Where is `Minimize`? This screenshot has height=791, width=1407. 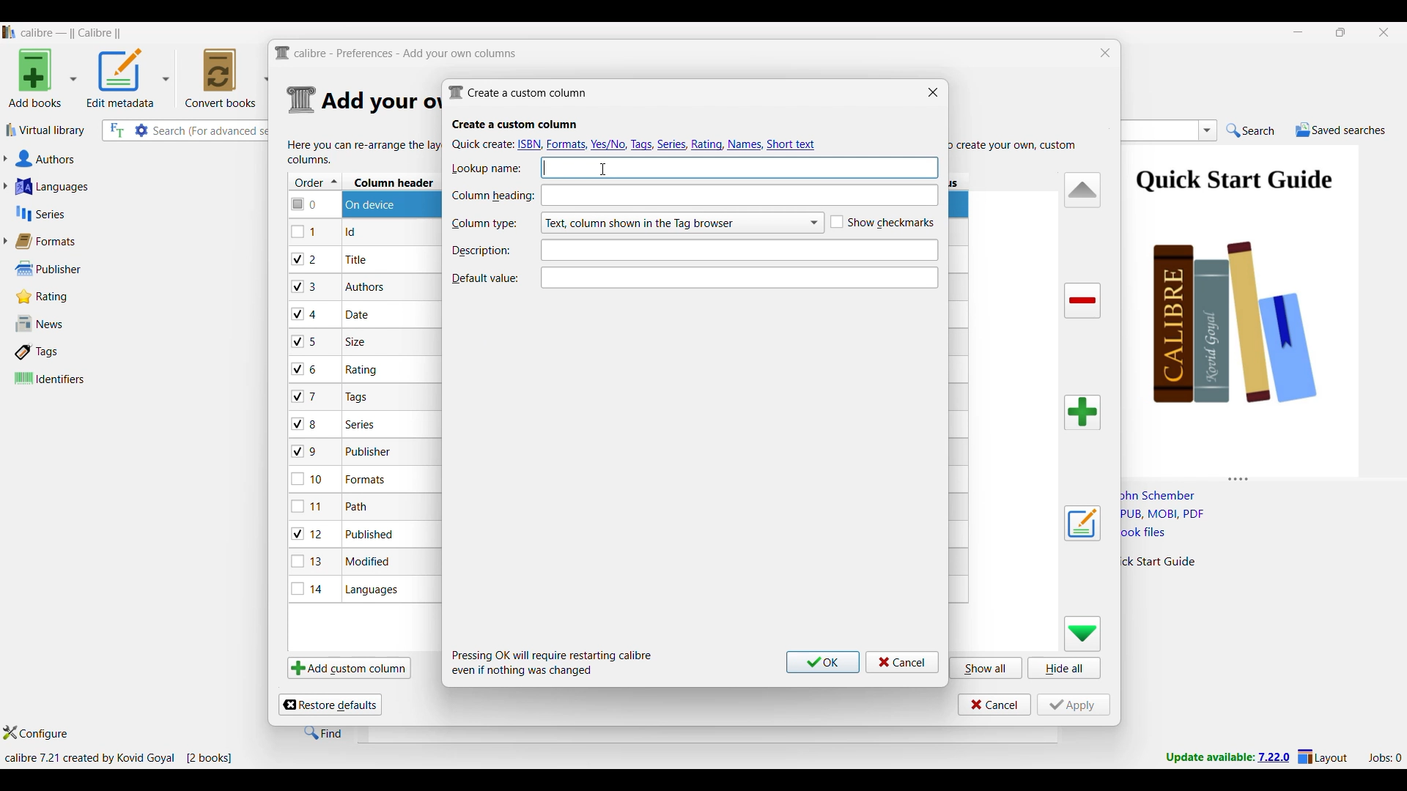 Minimize is located at coordinates (1299, 32).